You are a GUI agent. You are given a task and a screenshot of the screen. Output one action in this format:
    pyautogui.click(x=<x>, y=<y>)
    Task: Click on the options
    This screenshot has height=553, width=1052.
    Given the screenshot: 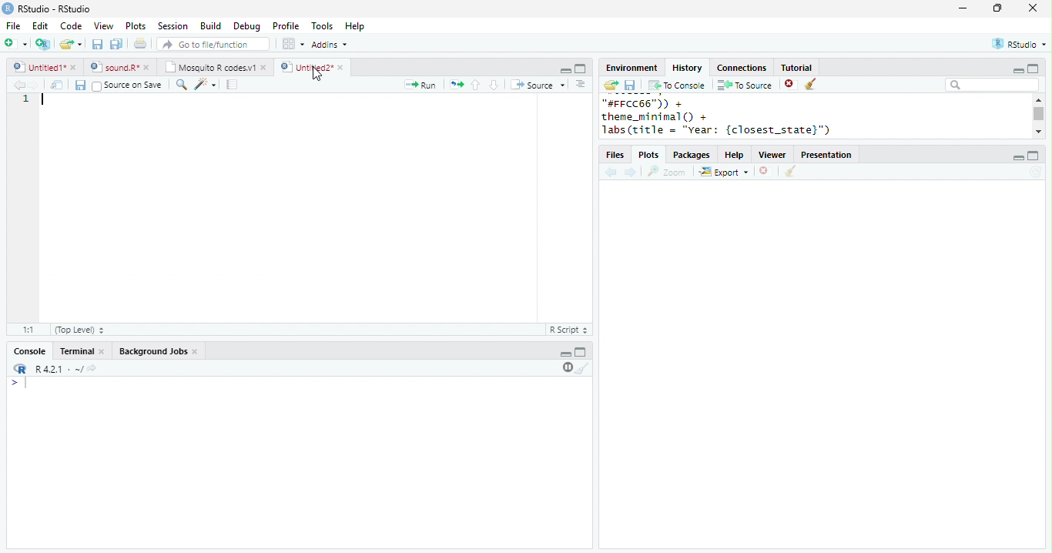 What is the action you would take?
    pyautogui.click(x=292, y=44)
    